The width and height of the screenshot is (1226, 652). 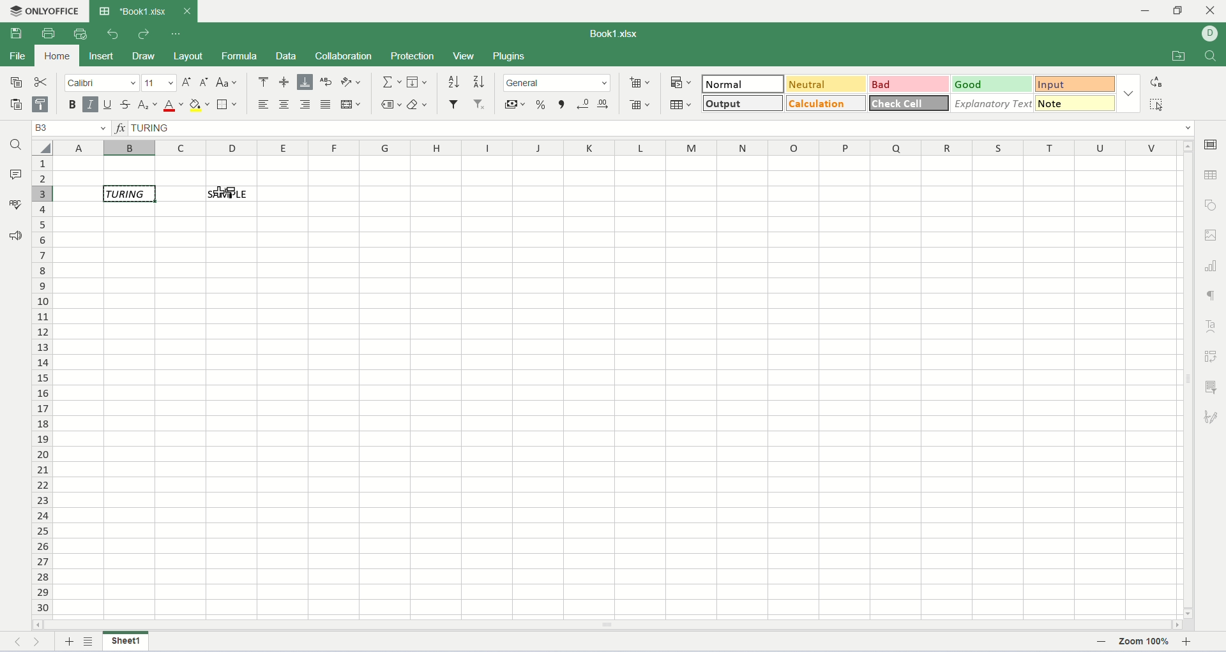 What do you see at coordinates (174, 105) in the screenshot?
I see `font color` at bounding box center [174, 105].